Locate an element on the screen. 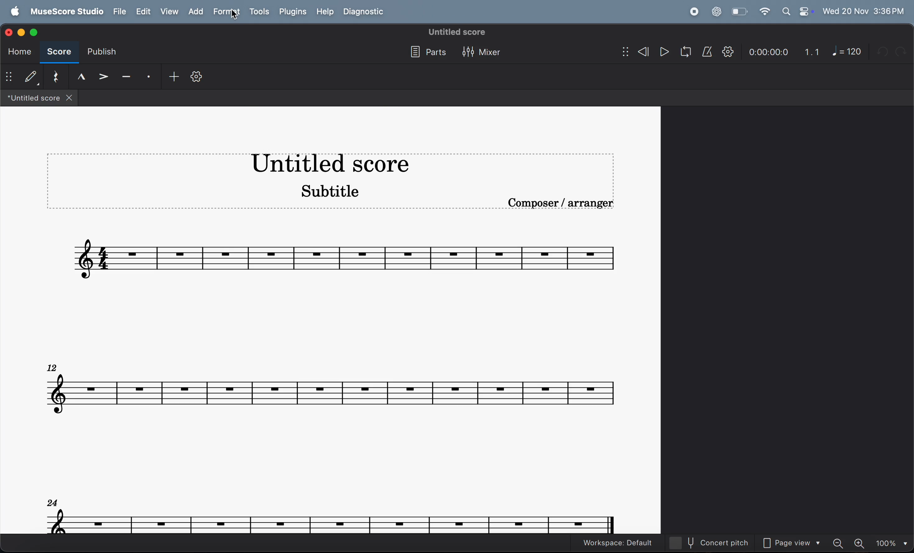 This screenshot has width=914, height=553. apple menu is located at coordinates (13, 12).